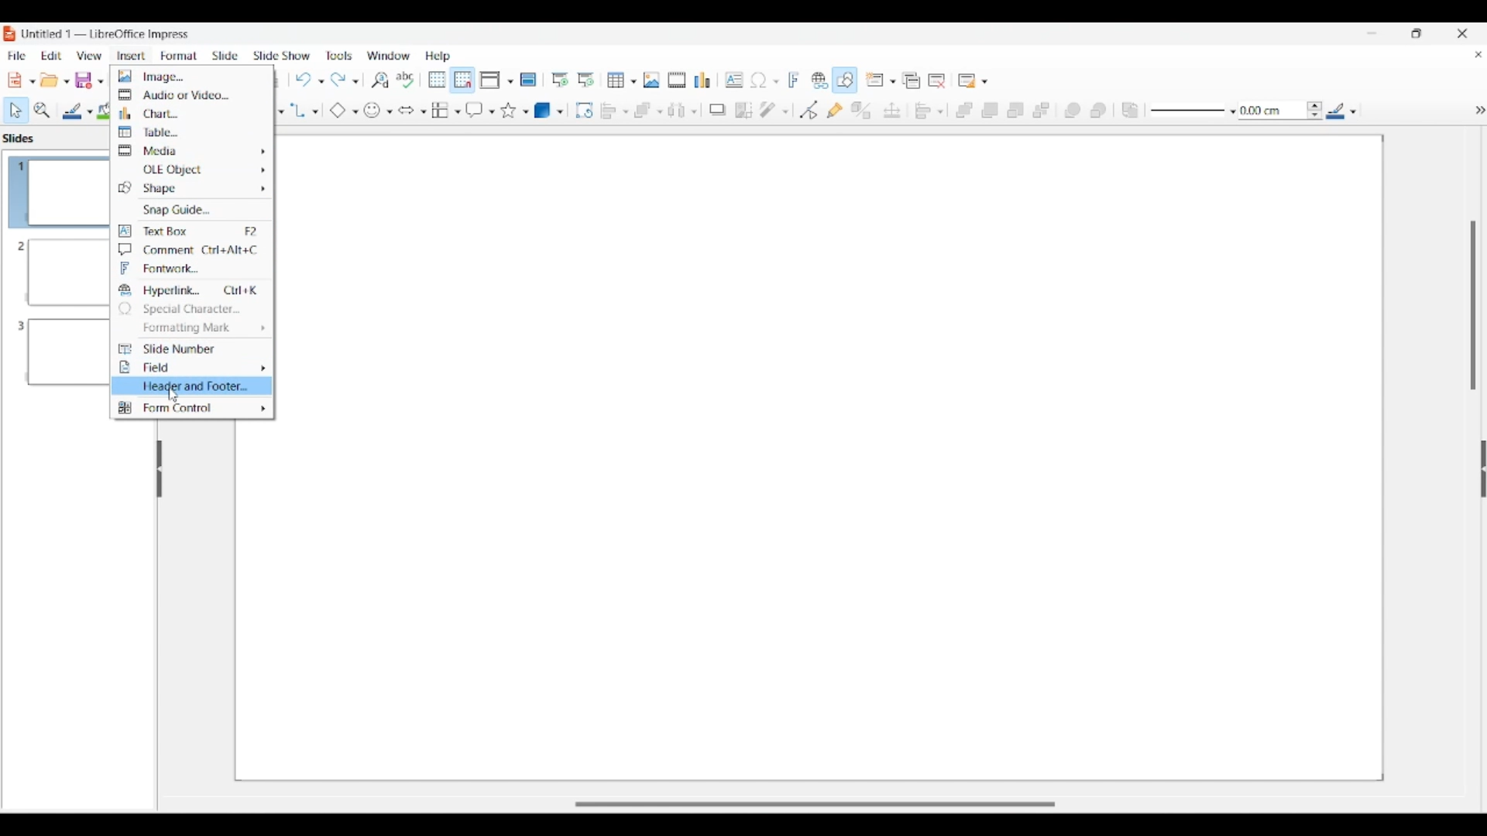 This screenshot has width=1487, height=836. What do you see at coordinates (585, 111) in the screenshot?
I see `Rotate` at bounding box center [585, 111].